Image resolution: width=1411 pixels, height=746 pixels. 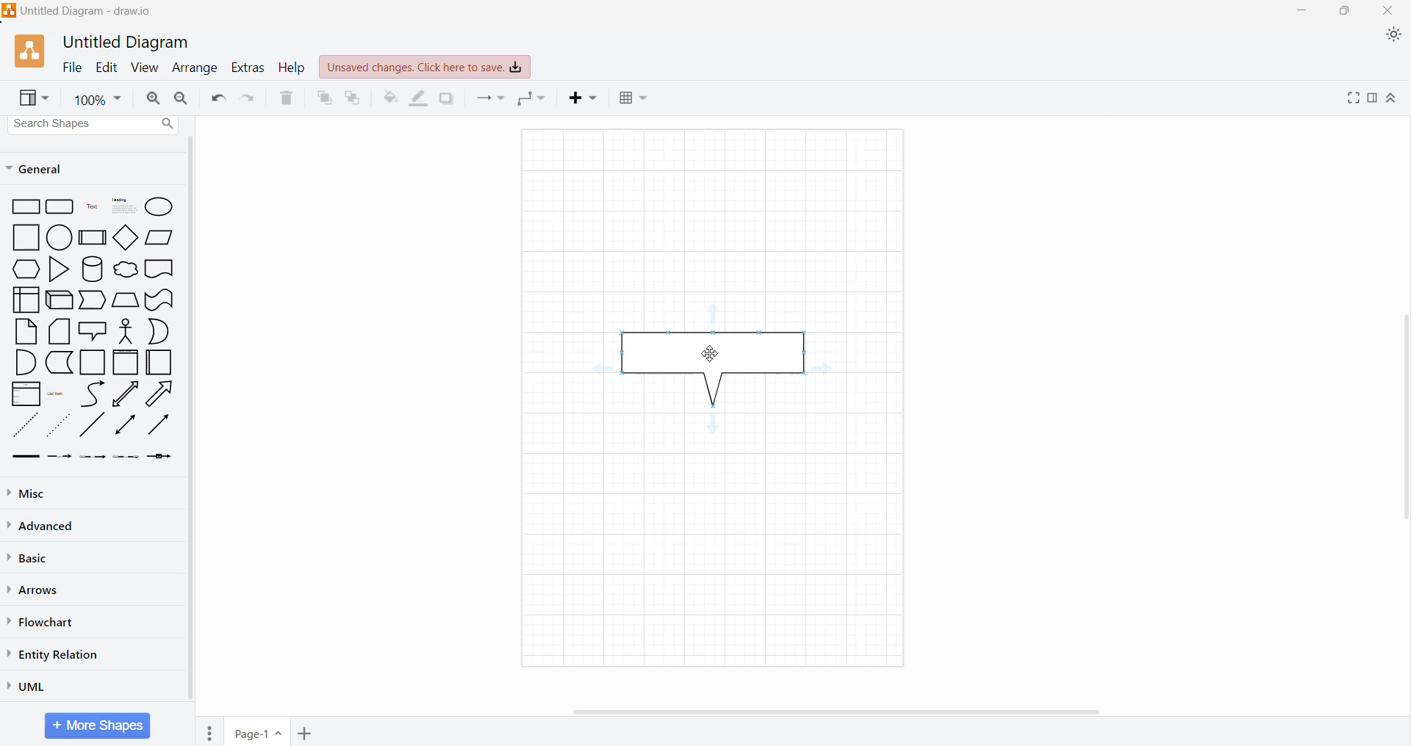 What do you see at coordinates (160, 457) in the screenshot?
I see `Arrow with a Box` at bounding box center [160, 457].